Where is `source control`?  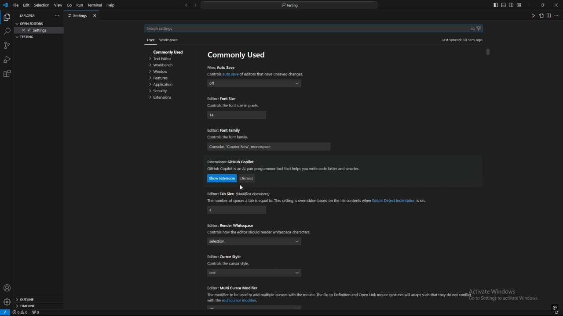
source control is located at coordinates (7, 45).